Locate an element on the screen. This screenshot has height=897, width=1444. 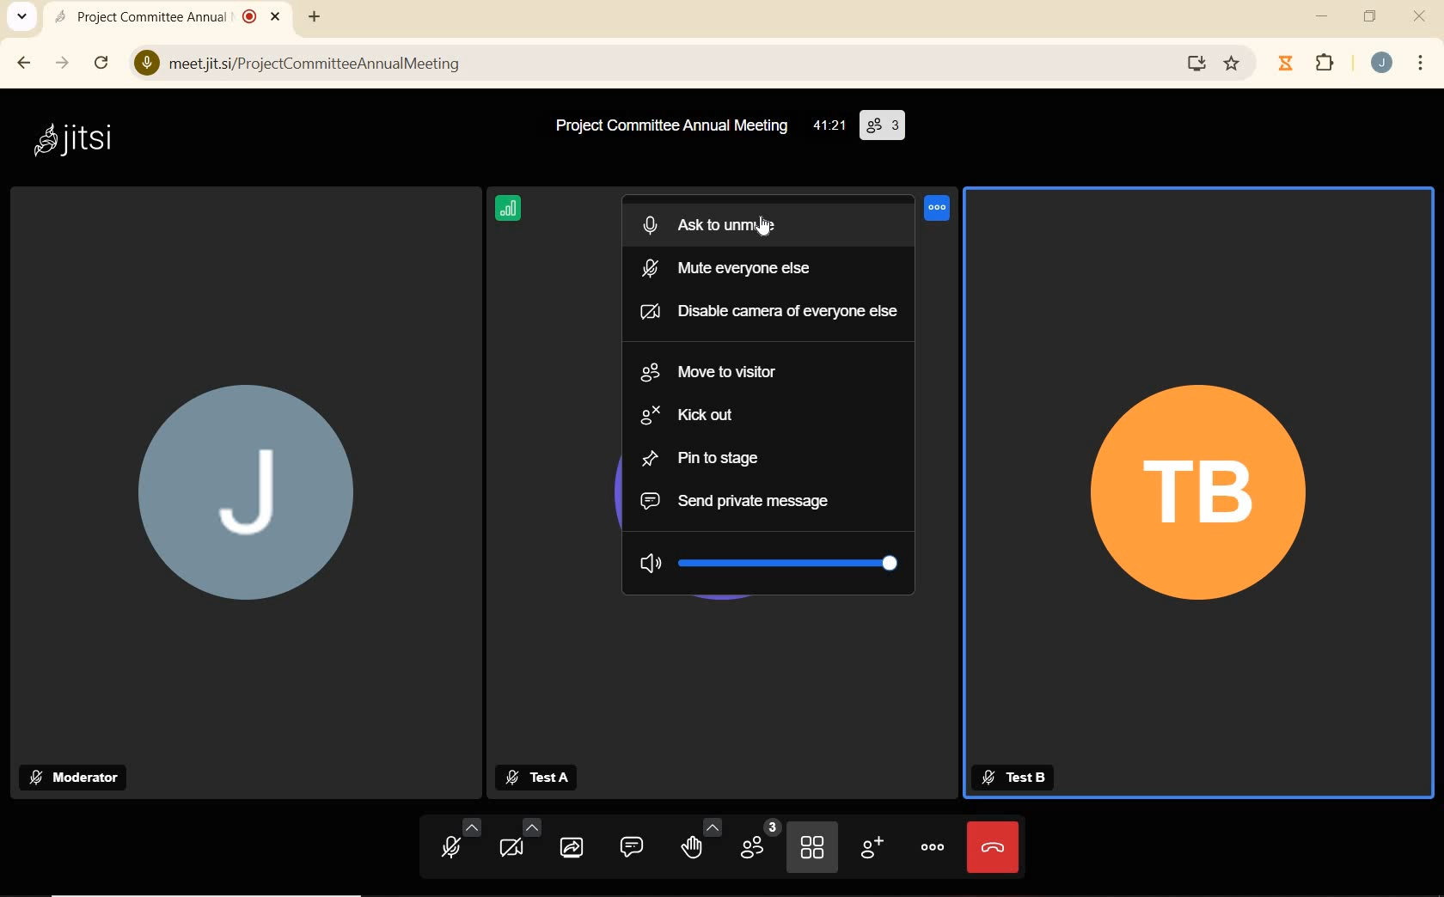
DISABLE CAMERA OF EVERYONE ELSE is located at coordinates (765, 311).